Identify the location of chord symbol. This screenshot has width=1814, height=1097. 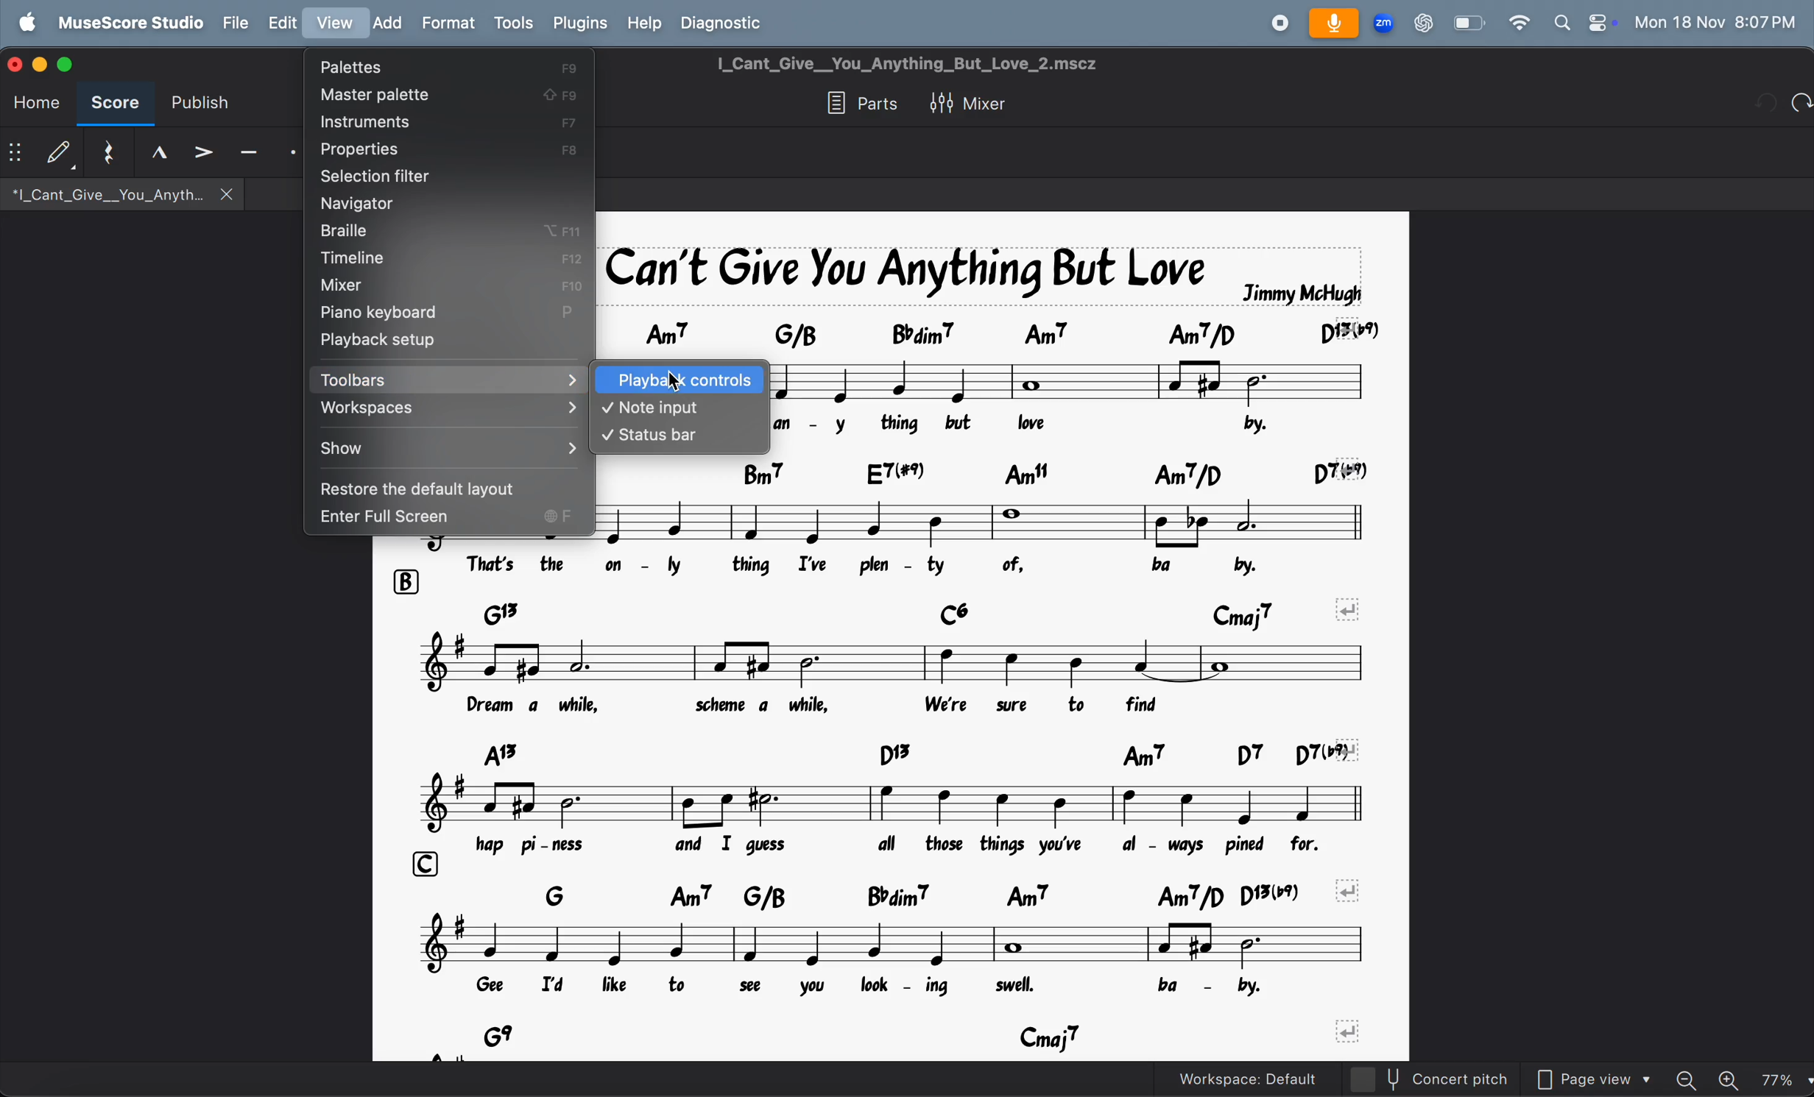
(995, 472).